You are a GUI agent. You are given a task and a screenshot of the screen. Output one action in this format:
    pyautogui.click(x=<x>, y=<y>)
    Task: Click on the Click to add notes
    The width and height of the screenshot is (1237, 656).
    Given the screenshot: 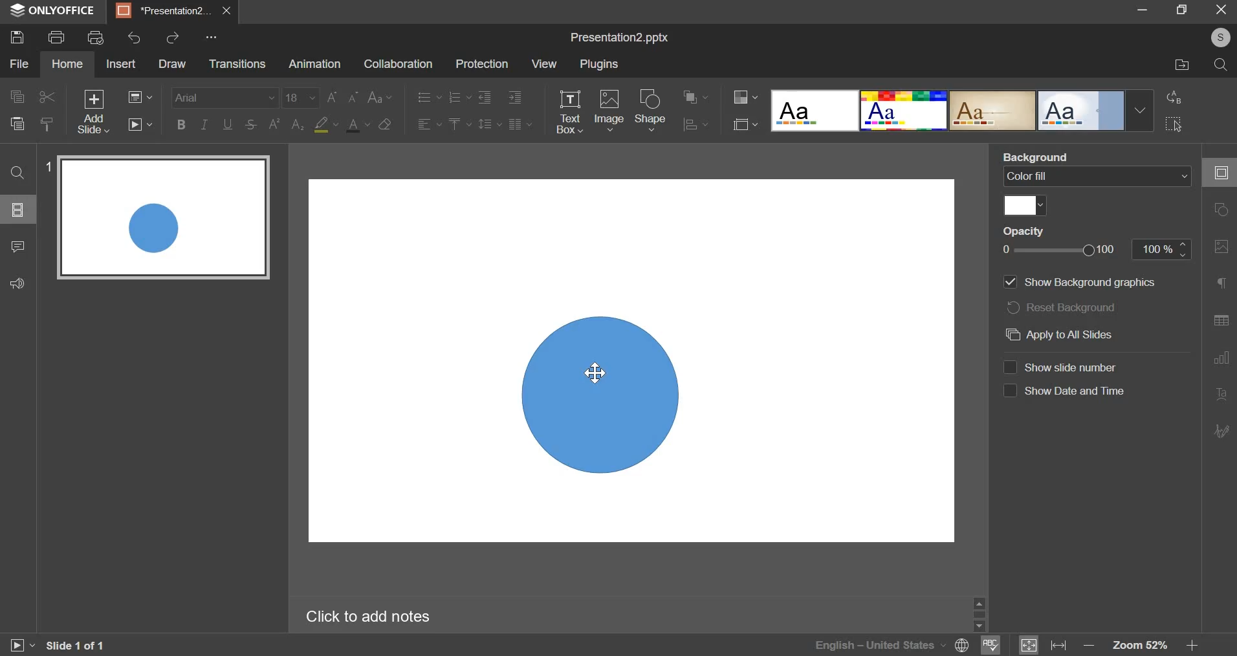 What is the action you would take?
    pyautogui.click(x=395, y=617)
    